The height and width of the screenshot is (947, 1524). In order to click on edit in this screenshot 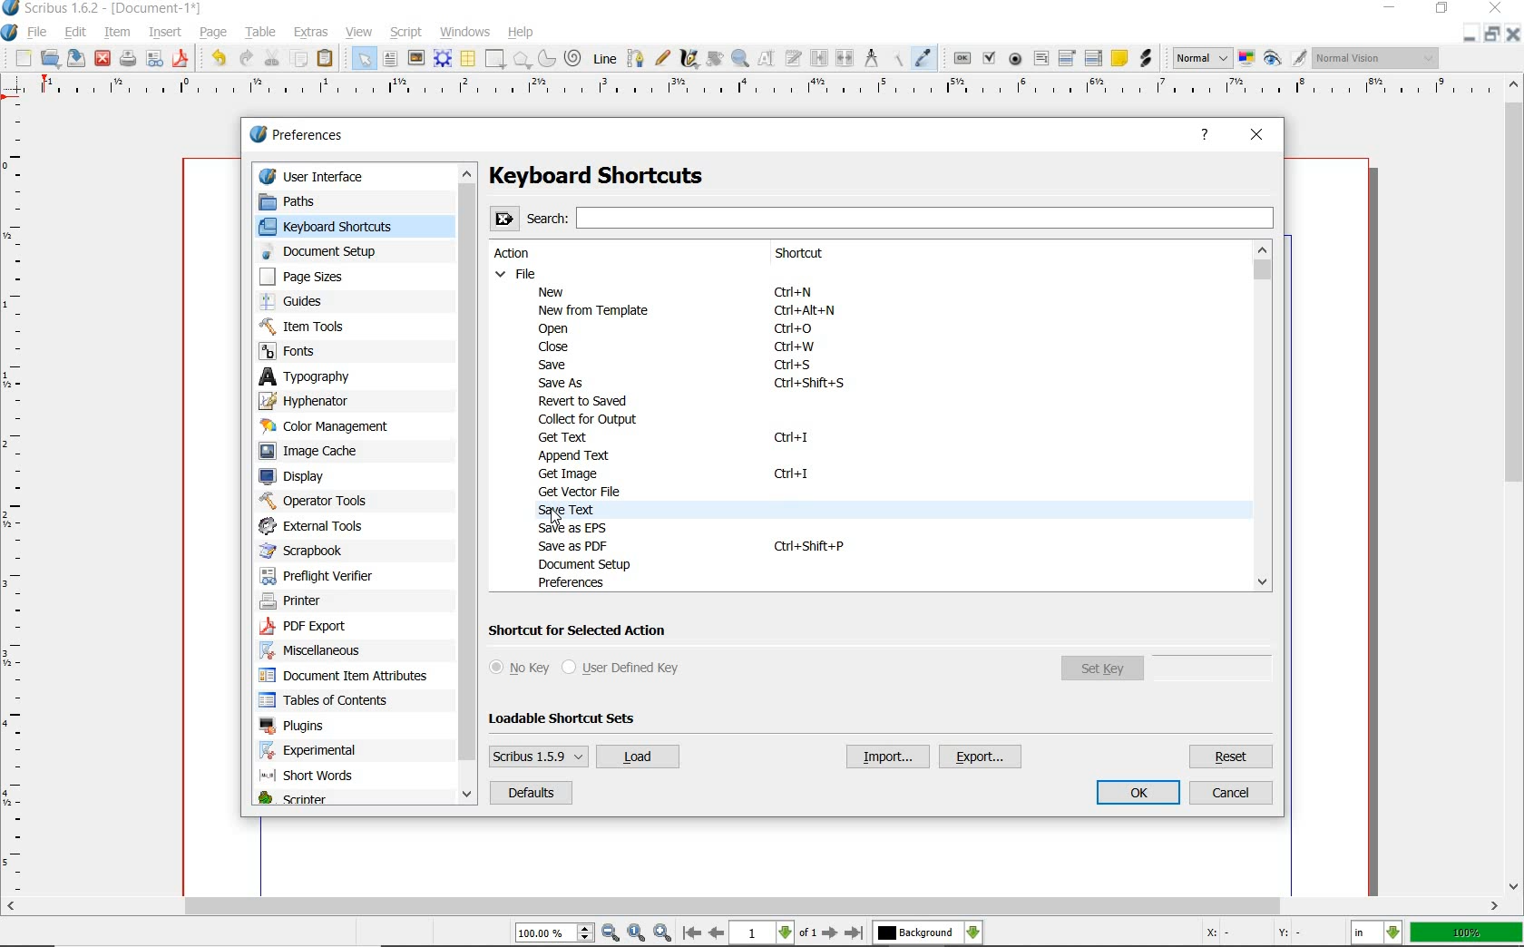, I will do `click(77, 32)`.